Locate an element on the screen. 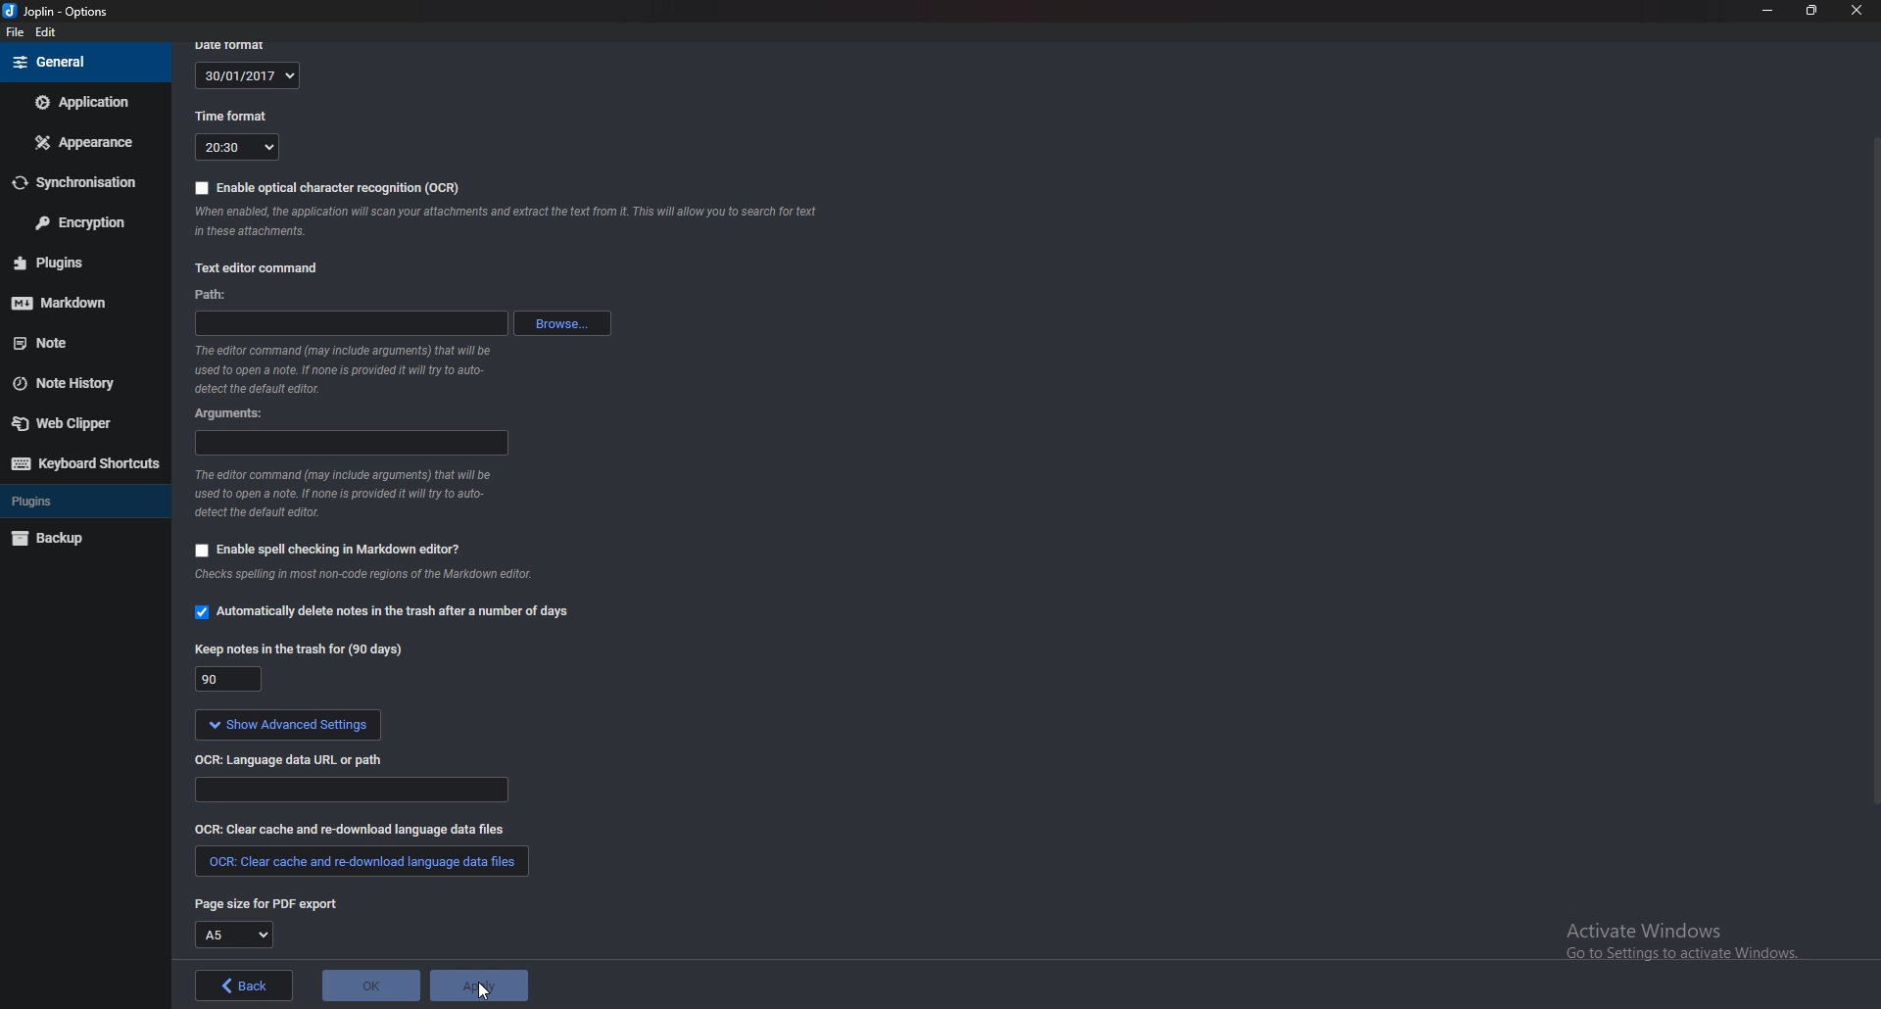  browse is located at coordinates (560, 323).